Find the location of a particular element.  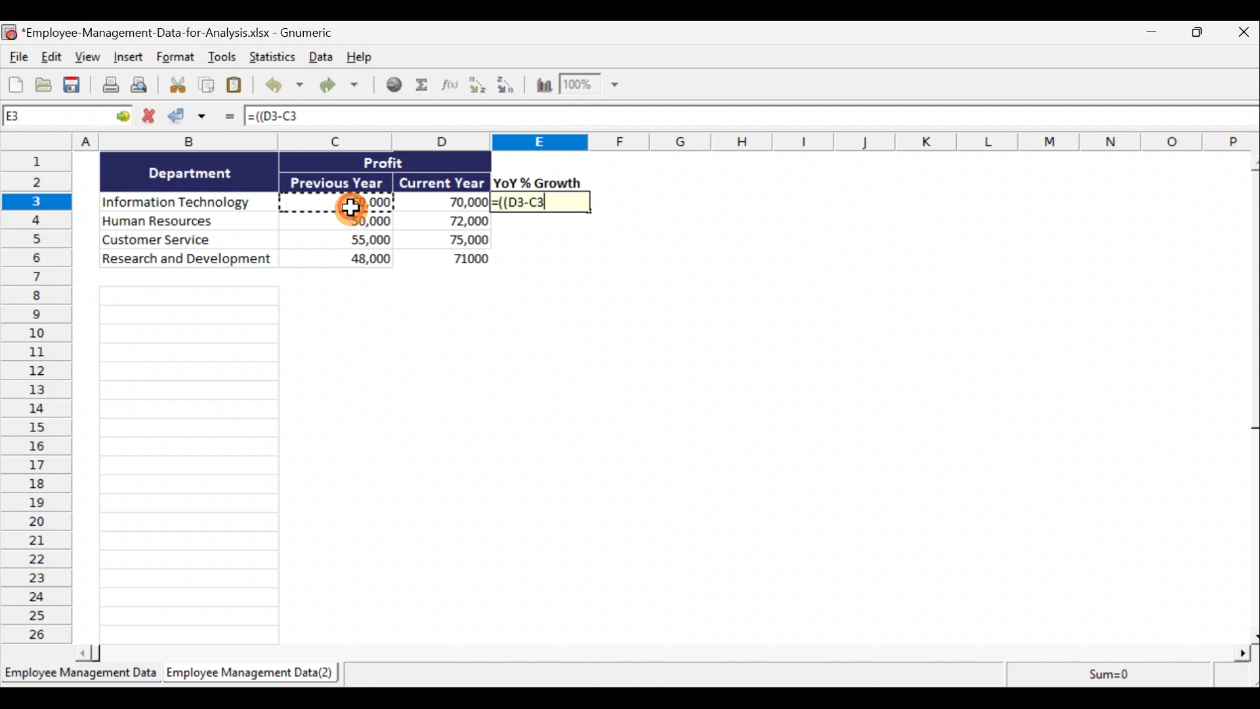

Redo undone action is located at coordinates (337, 86).